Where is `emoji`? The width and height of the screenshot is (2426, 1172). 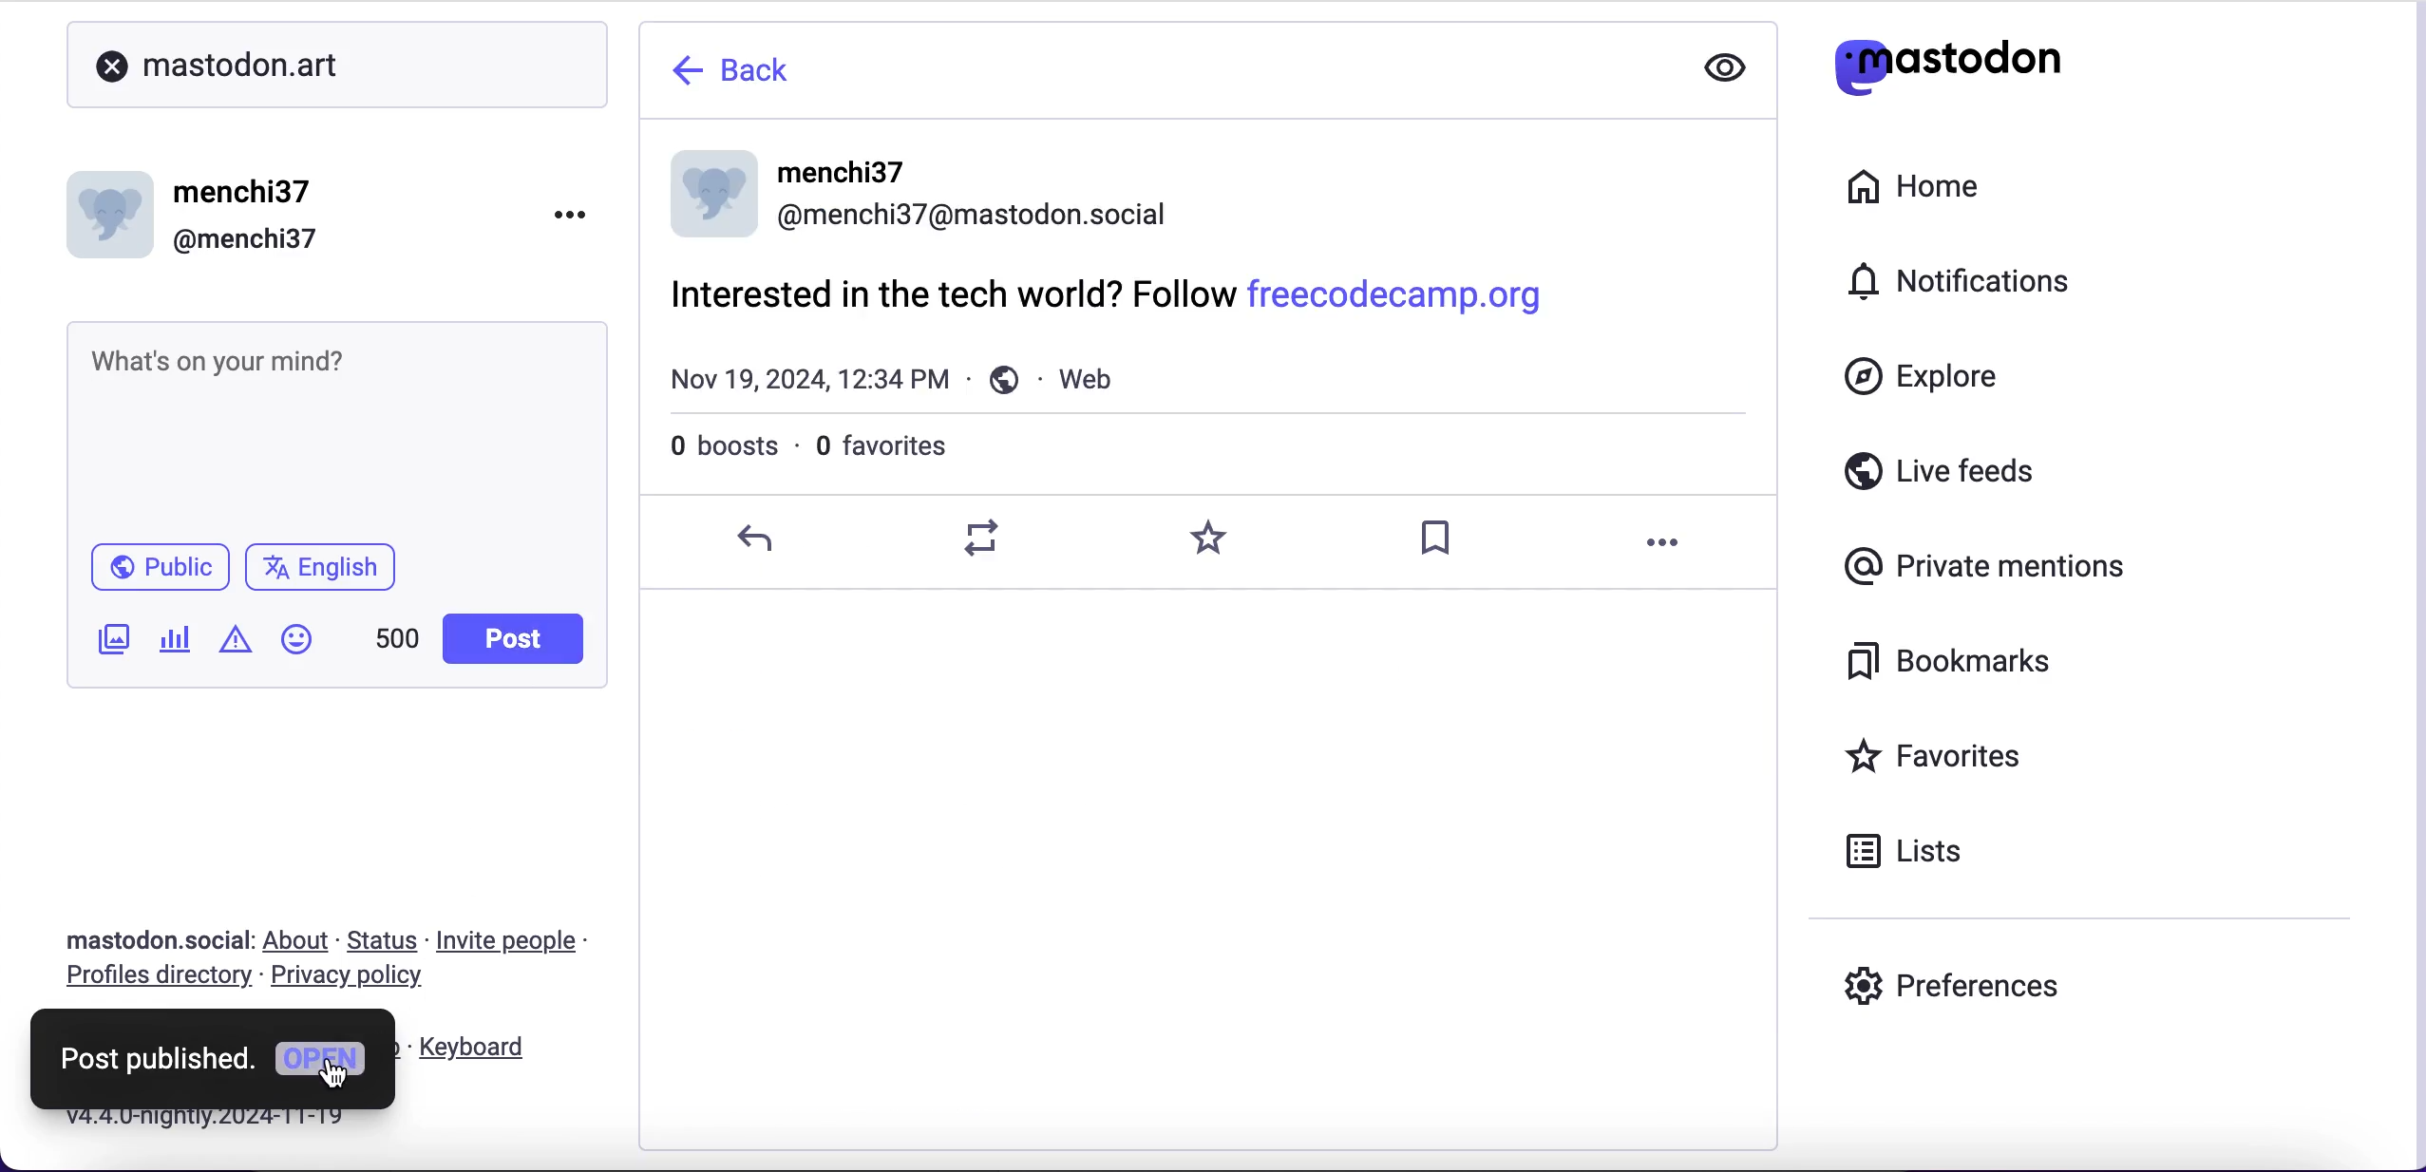
emoji is located at coordinates (296, 638).